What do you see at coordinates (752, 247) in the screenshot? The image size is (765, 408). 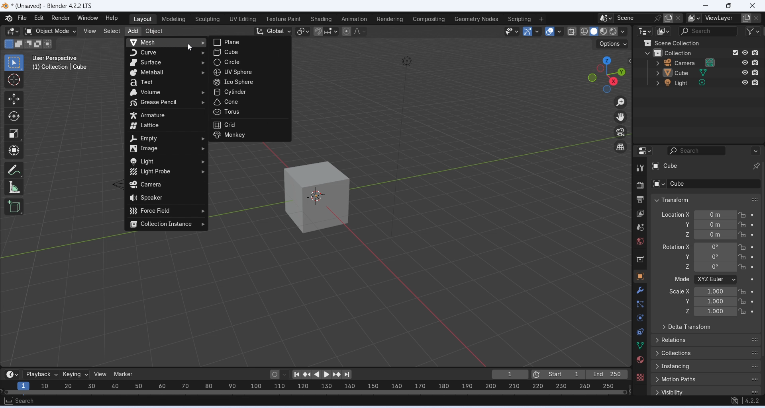 I see `animate property` at bounding box center [752, 247].